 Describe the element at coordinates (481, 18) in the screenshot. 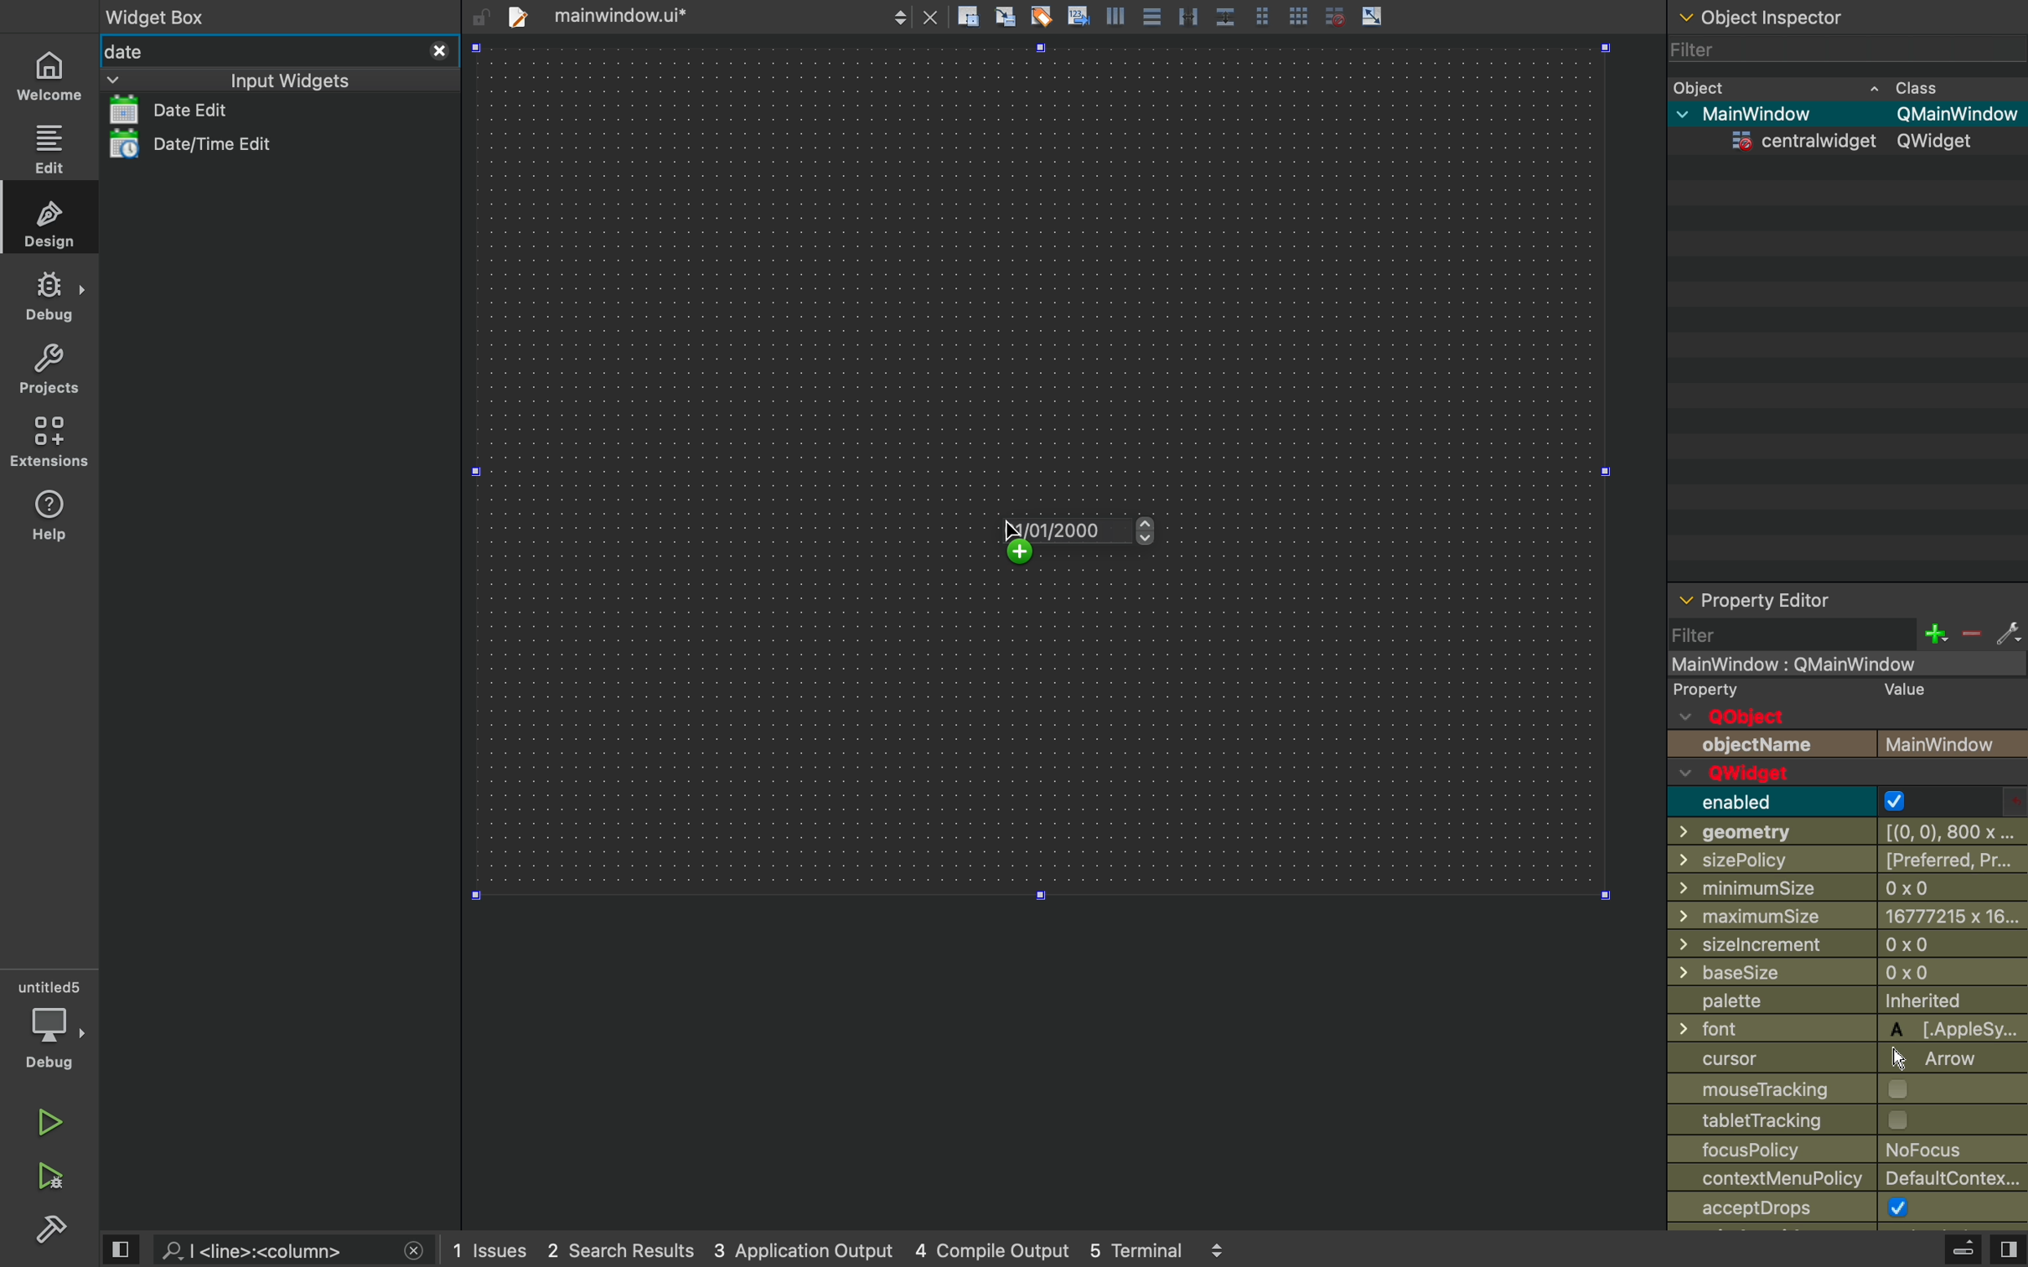

I see `unlock` at that location.